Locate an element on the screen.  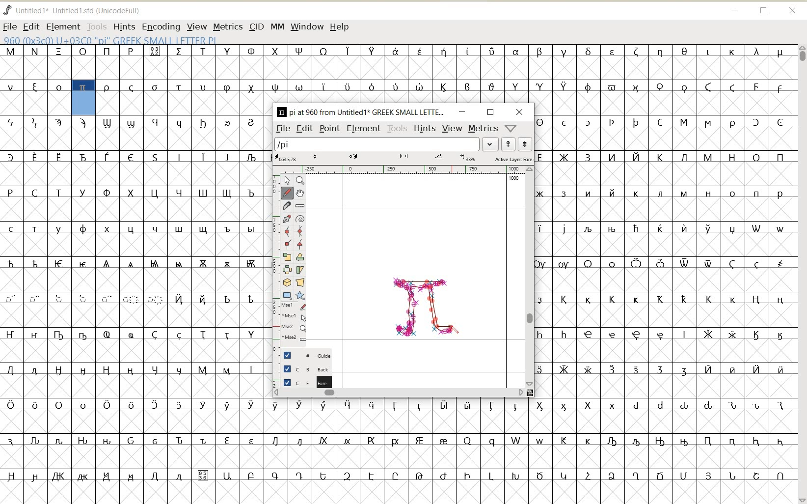
measure a distance, angle between points is located at coordinates (300, 206).